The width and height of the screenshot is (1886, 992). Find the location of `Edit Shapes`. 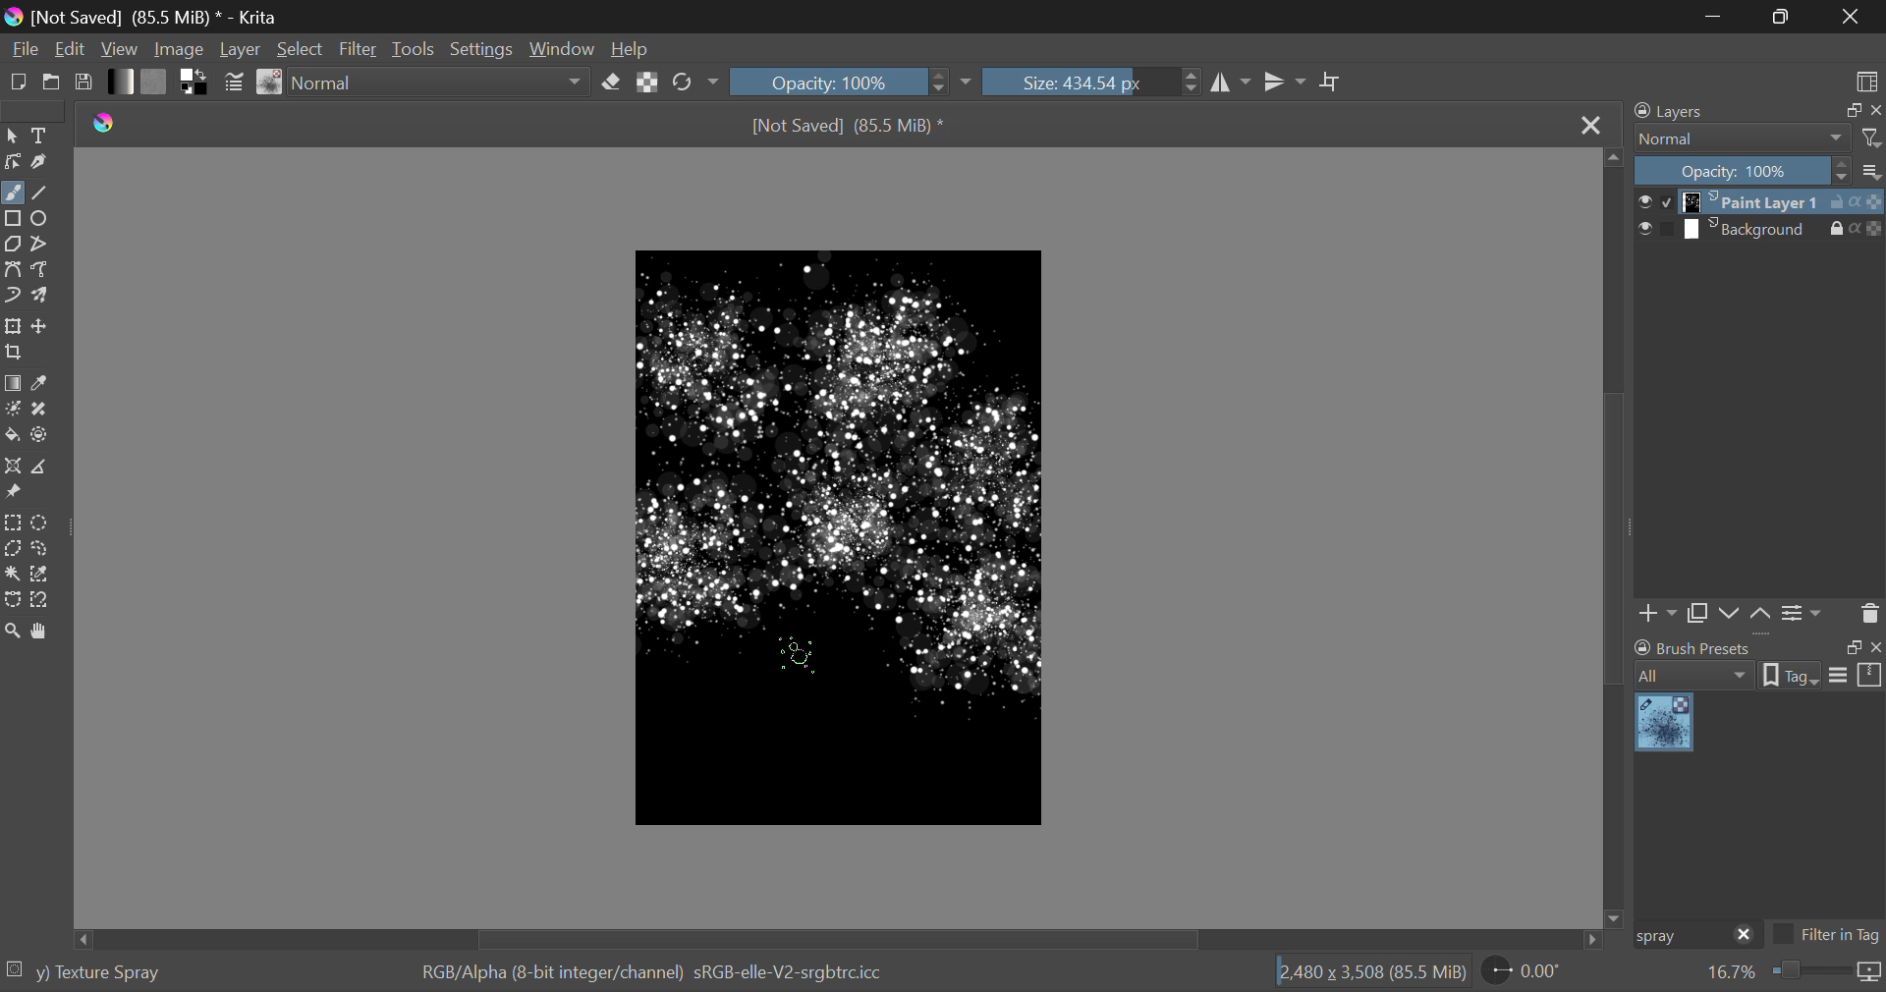

Edit Shapes is located at coordinates (14, 162).